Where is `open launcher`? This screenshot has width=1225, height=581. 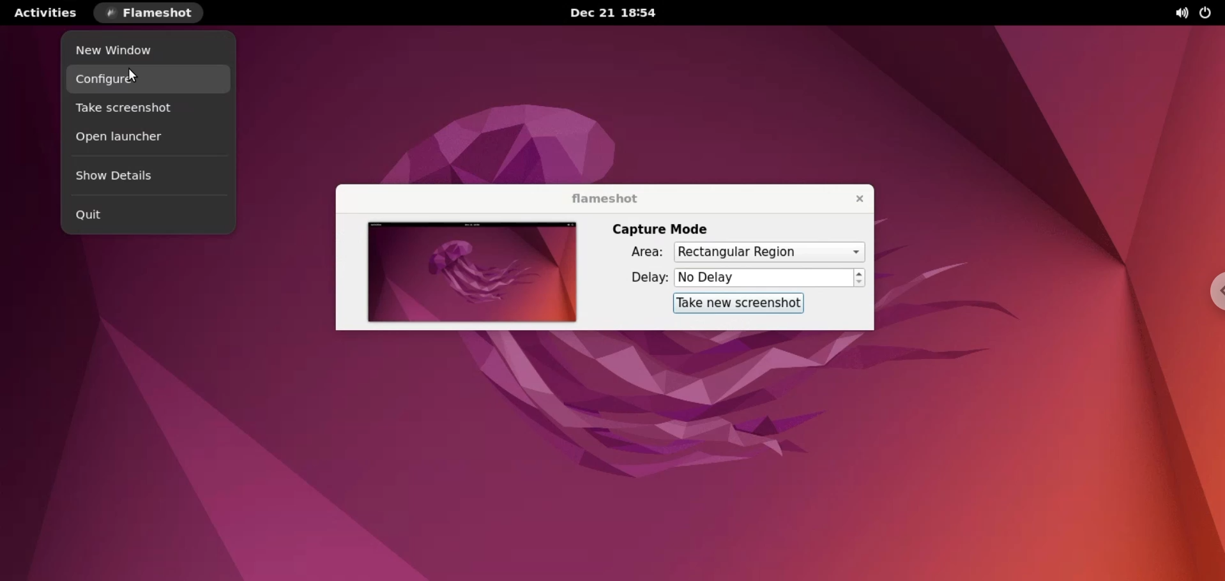
open launcher is located at coordinates (140, 140).